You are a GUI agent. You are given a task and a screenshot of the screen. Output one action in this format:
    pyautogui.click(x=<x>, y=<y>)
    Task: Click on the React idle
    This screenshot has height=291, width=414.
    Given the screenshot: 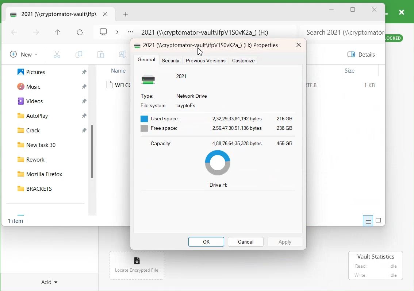 What is the action you would take?
    pyautogui.click(x=375, y=265)
    